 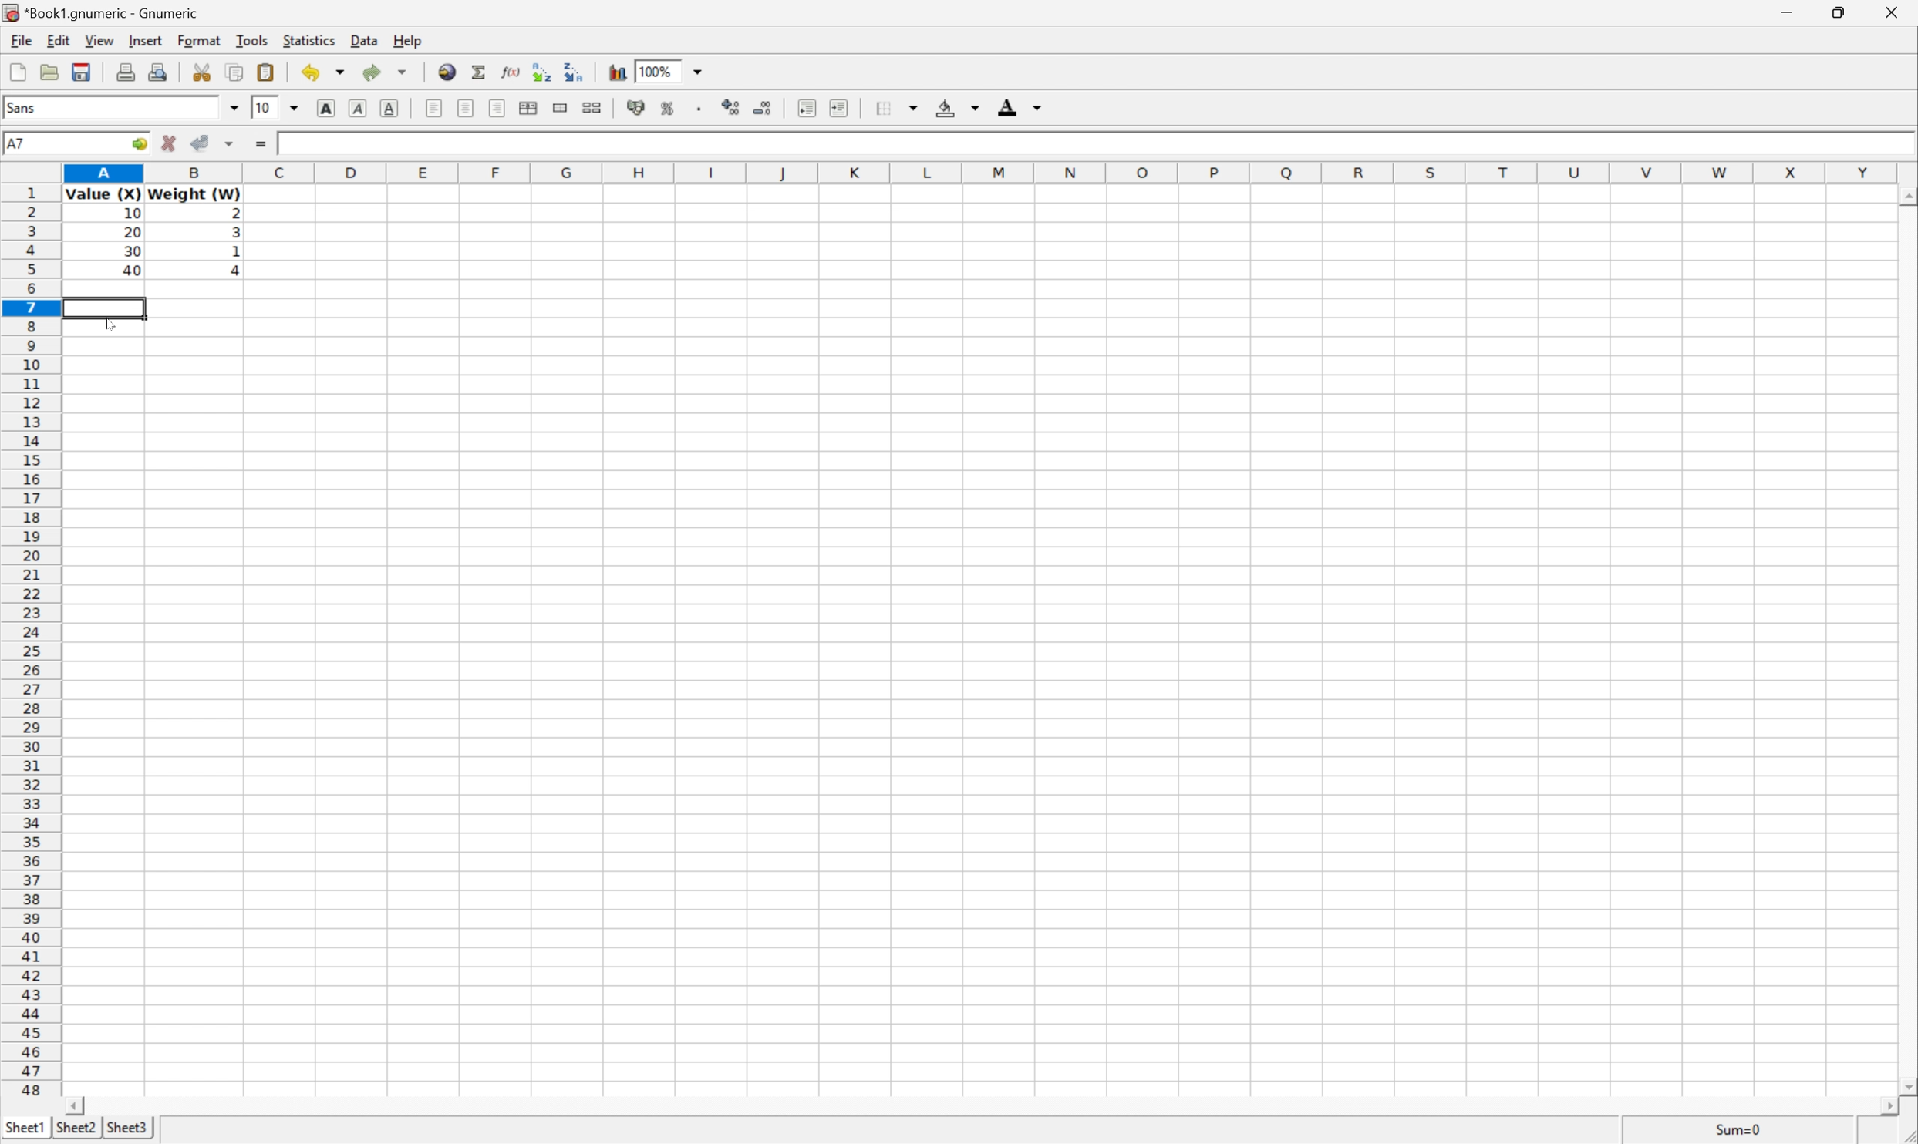 I want to click on A7, so click(x=15, y=141).